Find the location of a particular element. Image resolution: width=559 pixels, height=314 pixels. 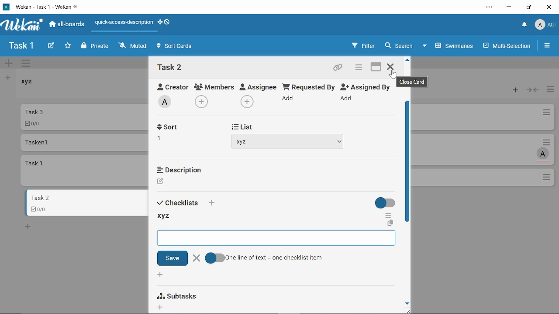

Manage swimlane is located at coordinates (27, 64).